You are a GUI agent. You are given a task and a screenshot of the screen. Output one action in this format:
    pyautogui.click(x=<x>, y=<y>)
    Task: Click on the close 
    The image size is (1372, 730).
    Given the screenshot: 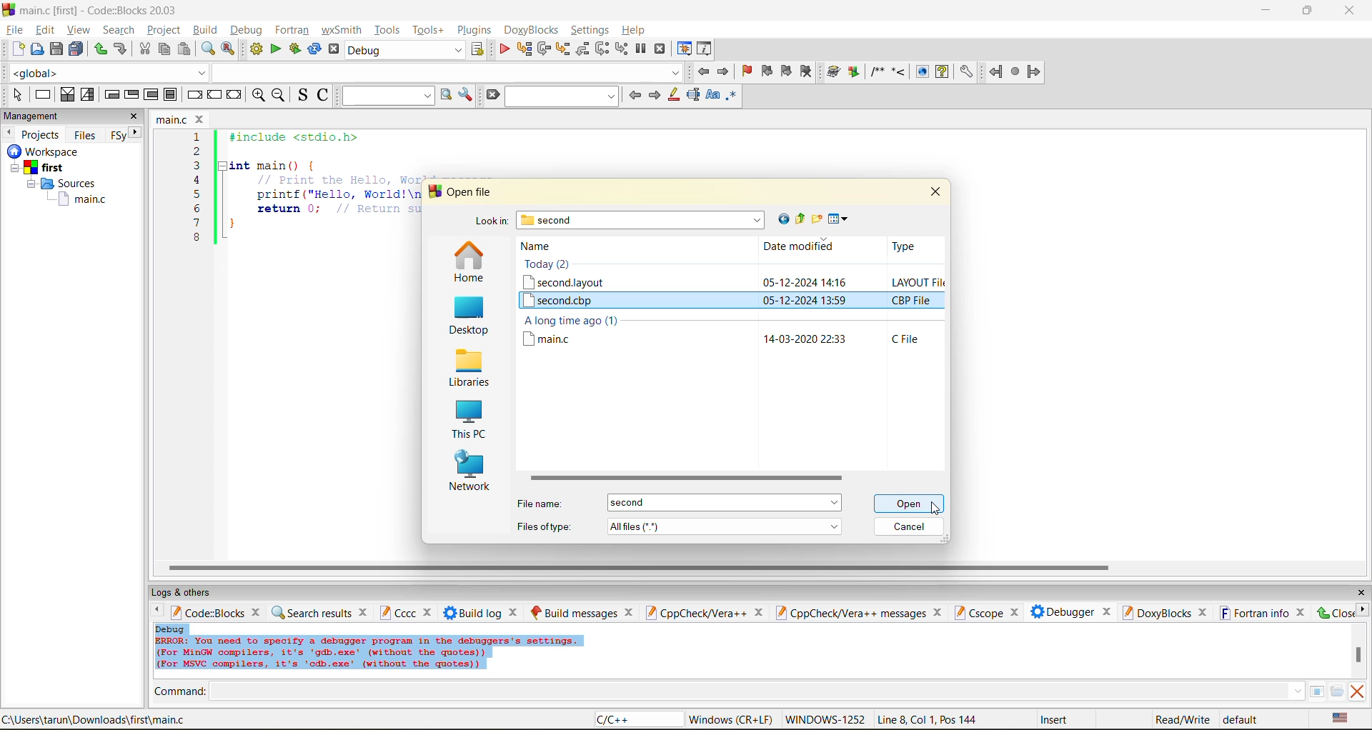 What is the action you would take?
    pyautogui.click(x=1351, y=11)
    